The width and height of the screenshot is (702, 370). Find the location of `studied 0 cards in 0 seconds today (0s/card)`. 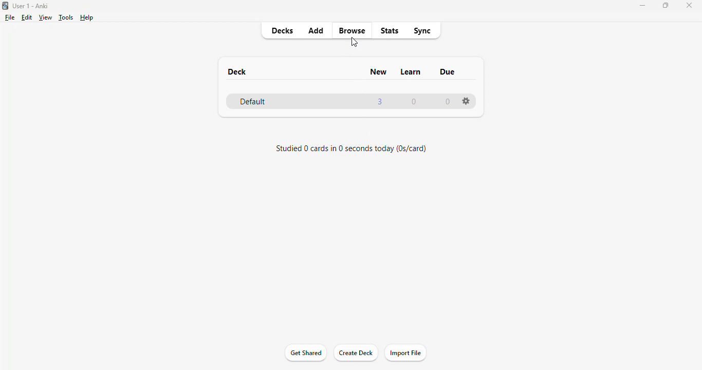

studied 0 cards in 0 seconds today (0s/card) is located at coordinates (352, 150).